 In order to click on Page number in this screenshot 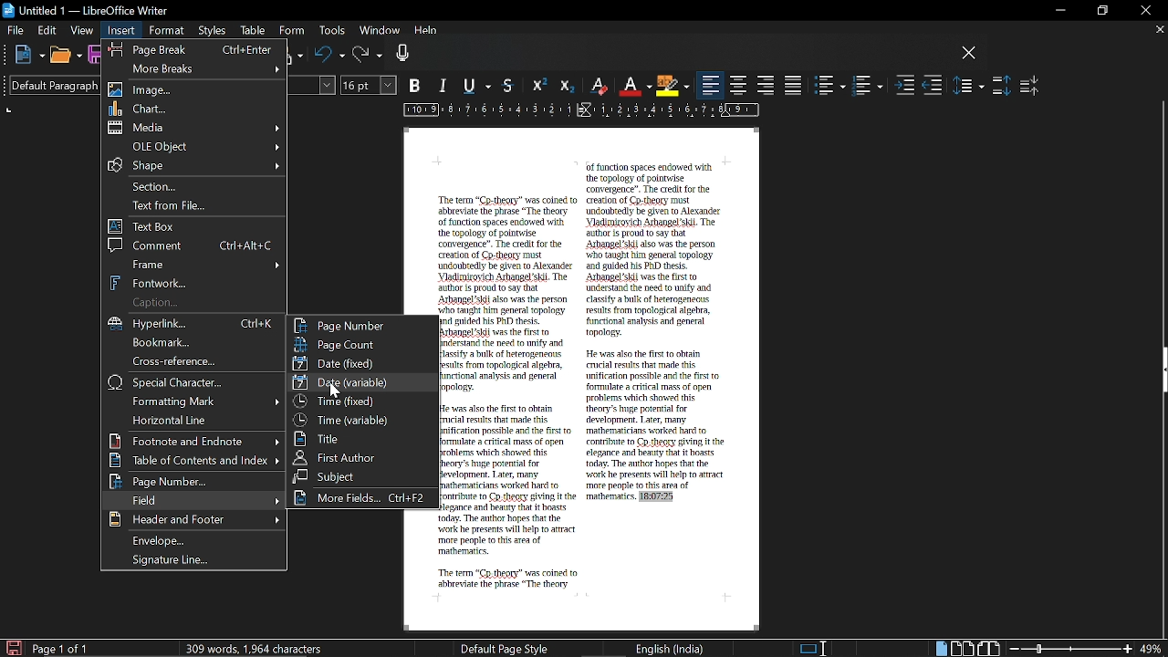, I will do `click(362, 325)`.